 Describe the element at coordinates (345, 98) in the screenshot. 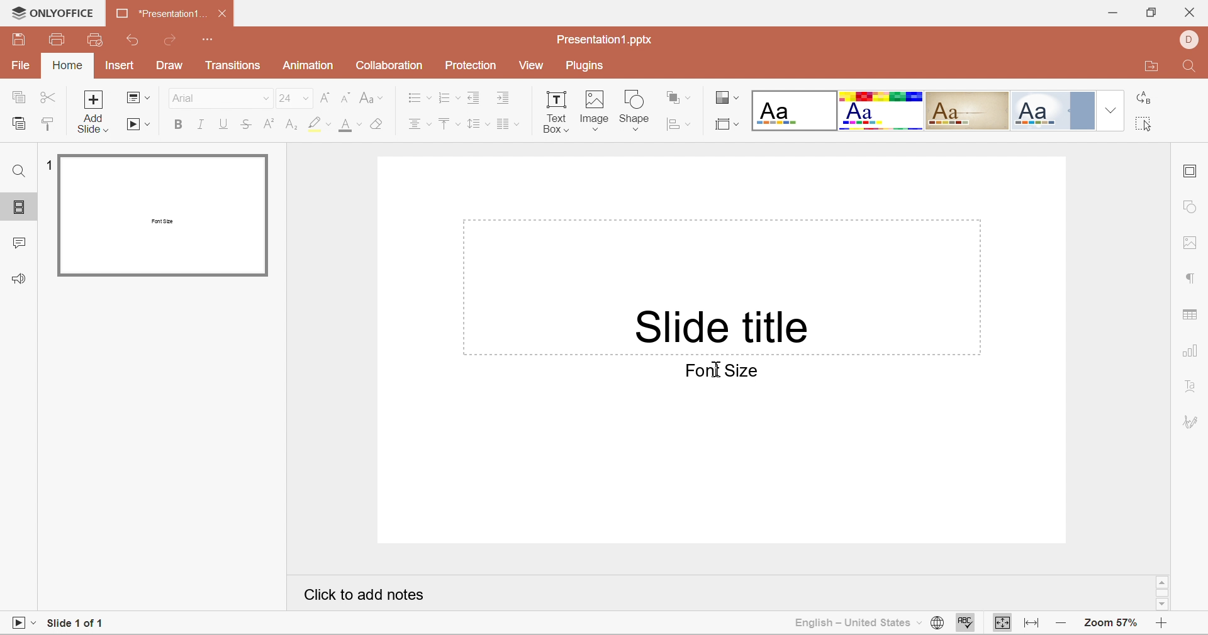

I see `Decrement font size` at that location.